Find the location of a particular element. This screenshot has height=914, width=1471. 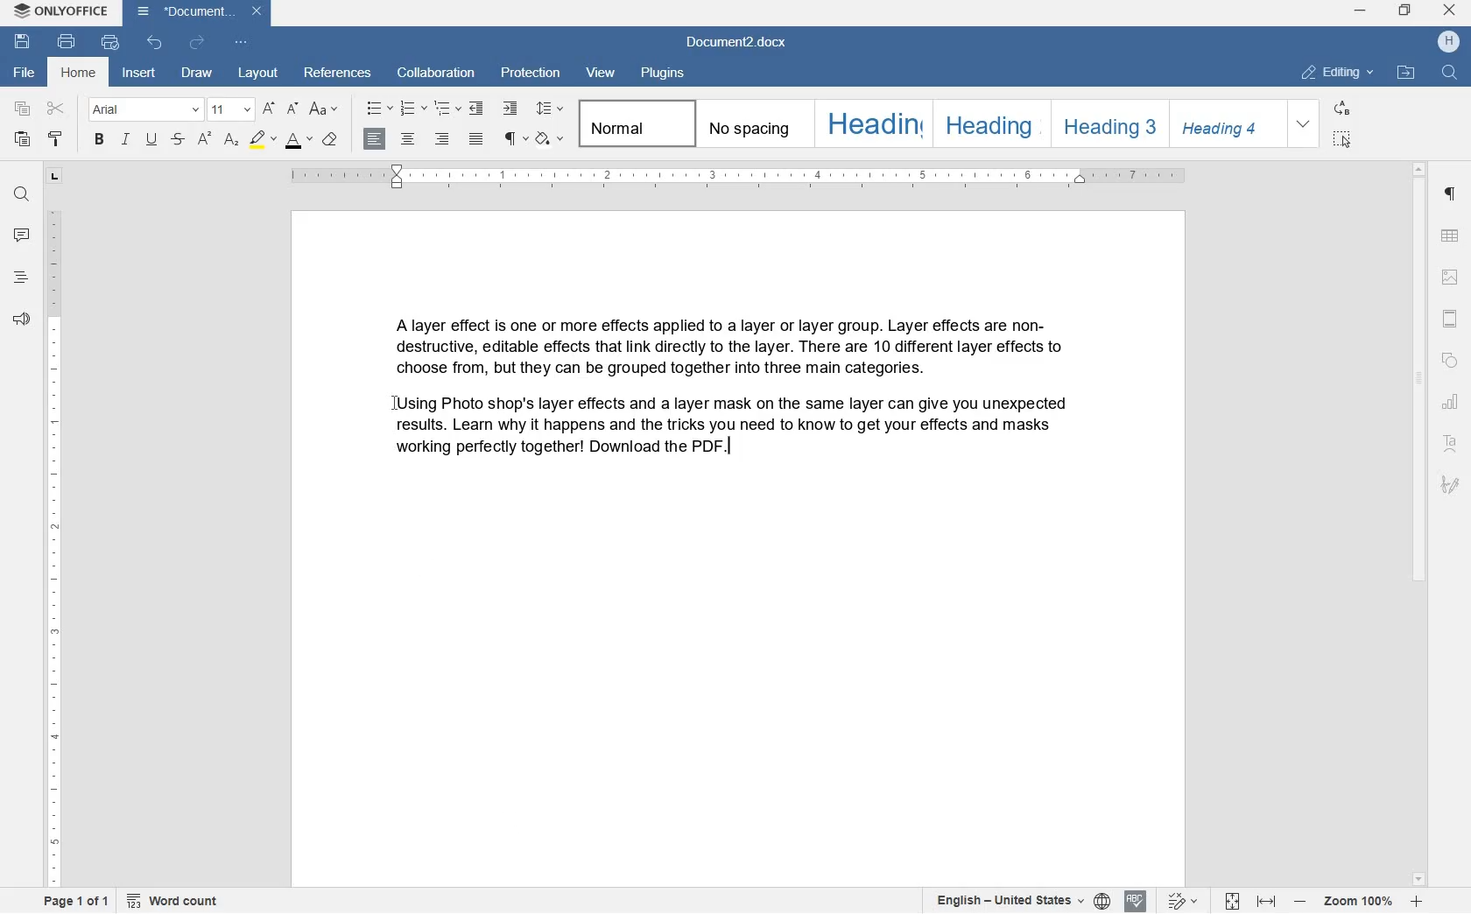

EXPAND FORMATTING STYLE is located at coordinates (1305, 124).